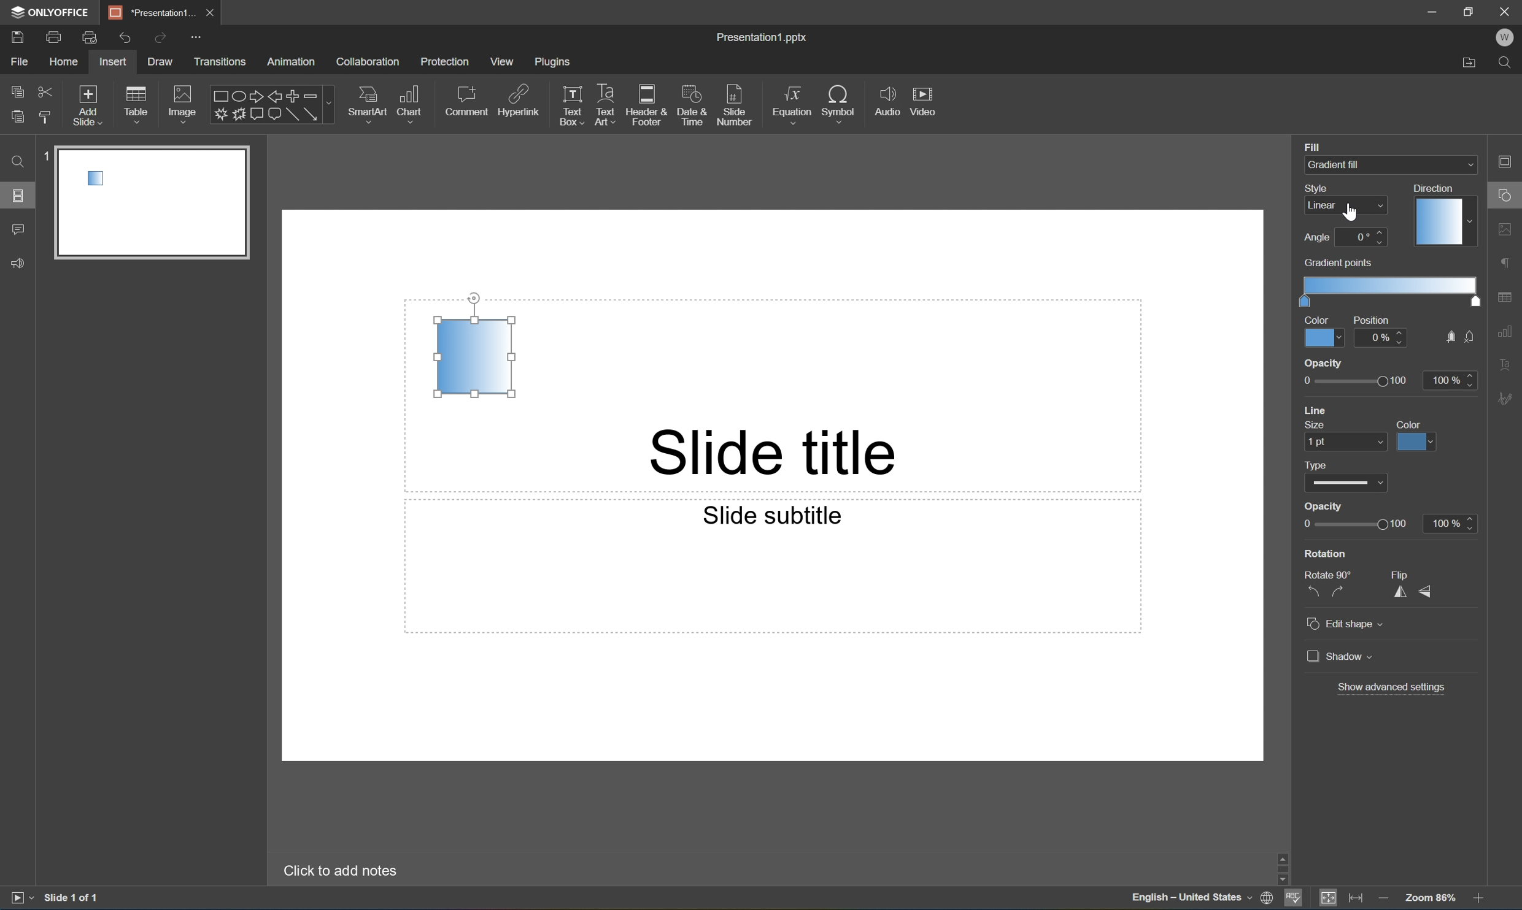 This screenshot has width=1522, height=910. I want to click on Type, so click(1345, 485).